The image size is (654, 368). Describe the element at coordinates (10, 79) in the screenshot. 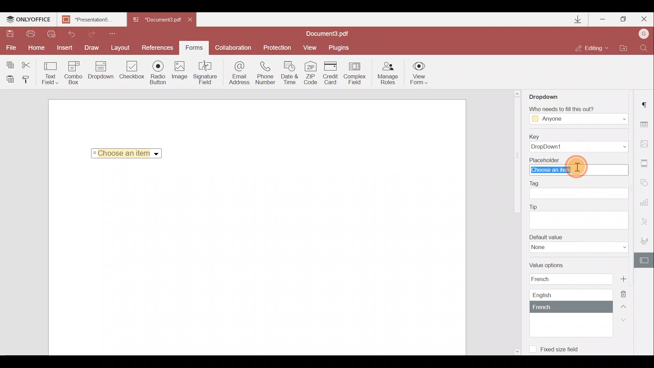

I see `Paste` at that location.